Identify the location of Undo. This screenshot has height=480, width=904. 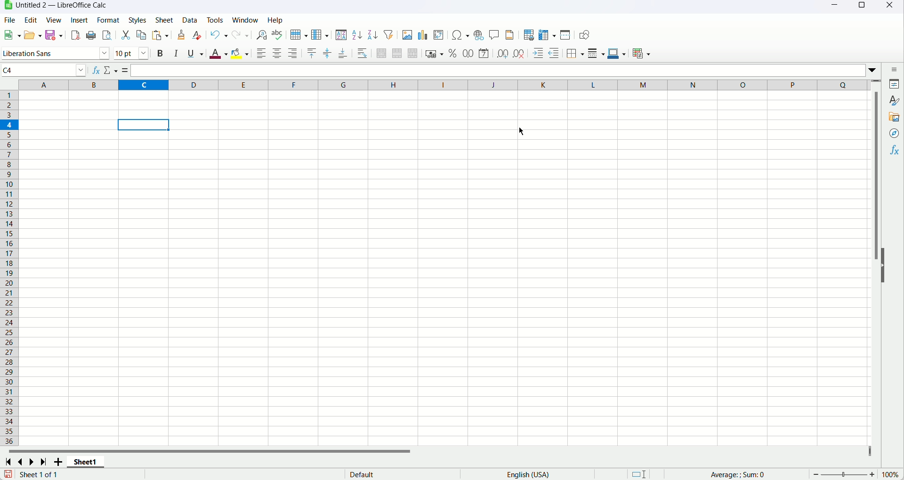
(219, 34).